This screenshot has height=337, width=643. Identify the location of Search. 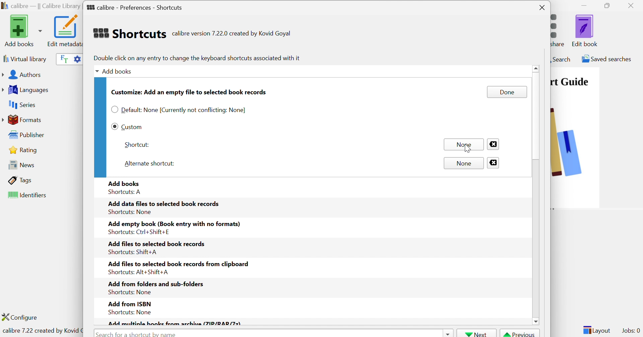
(561, 59).